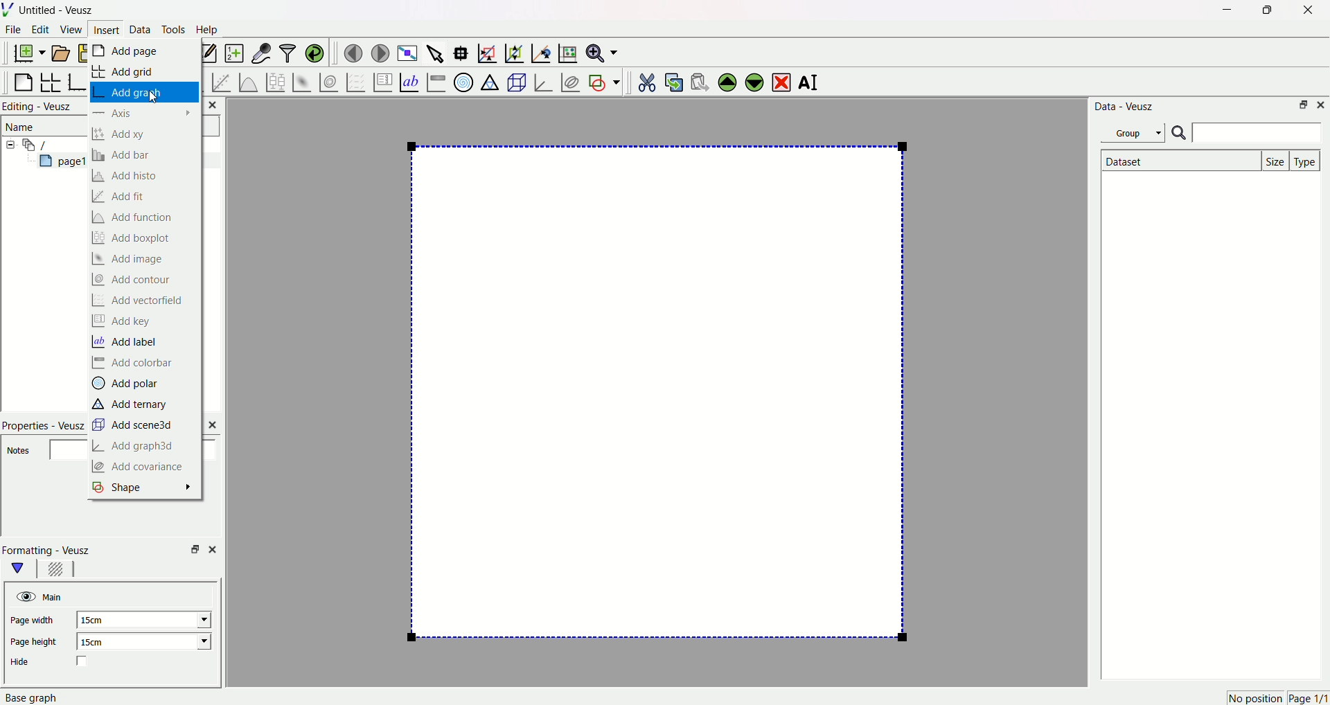  I want to click on main, so click(21, 569).